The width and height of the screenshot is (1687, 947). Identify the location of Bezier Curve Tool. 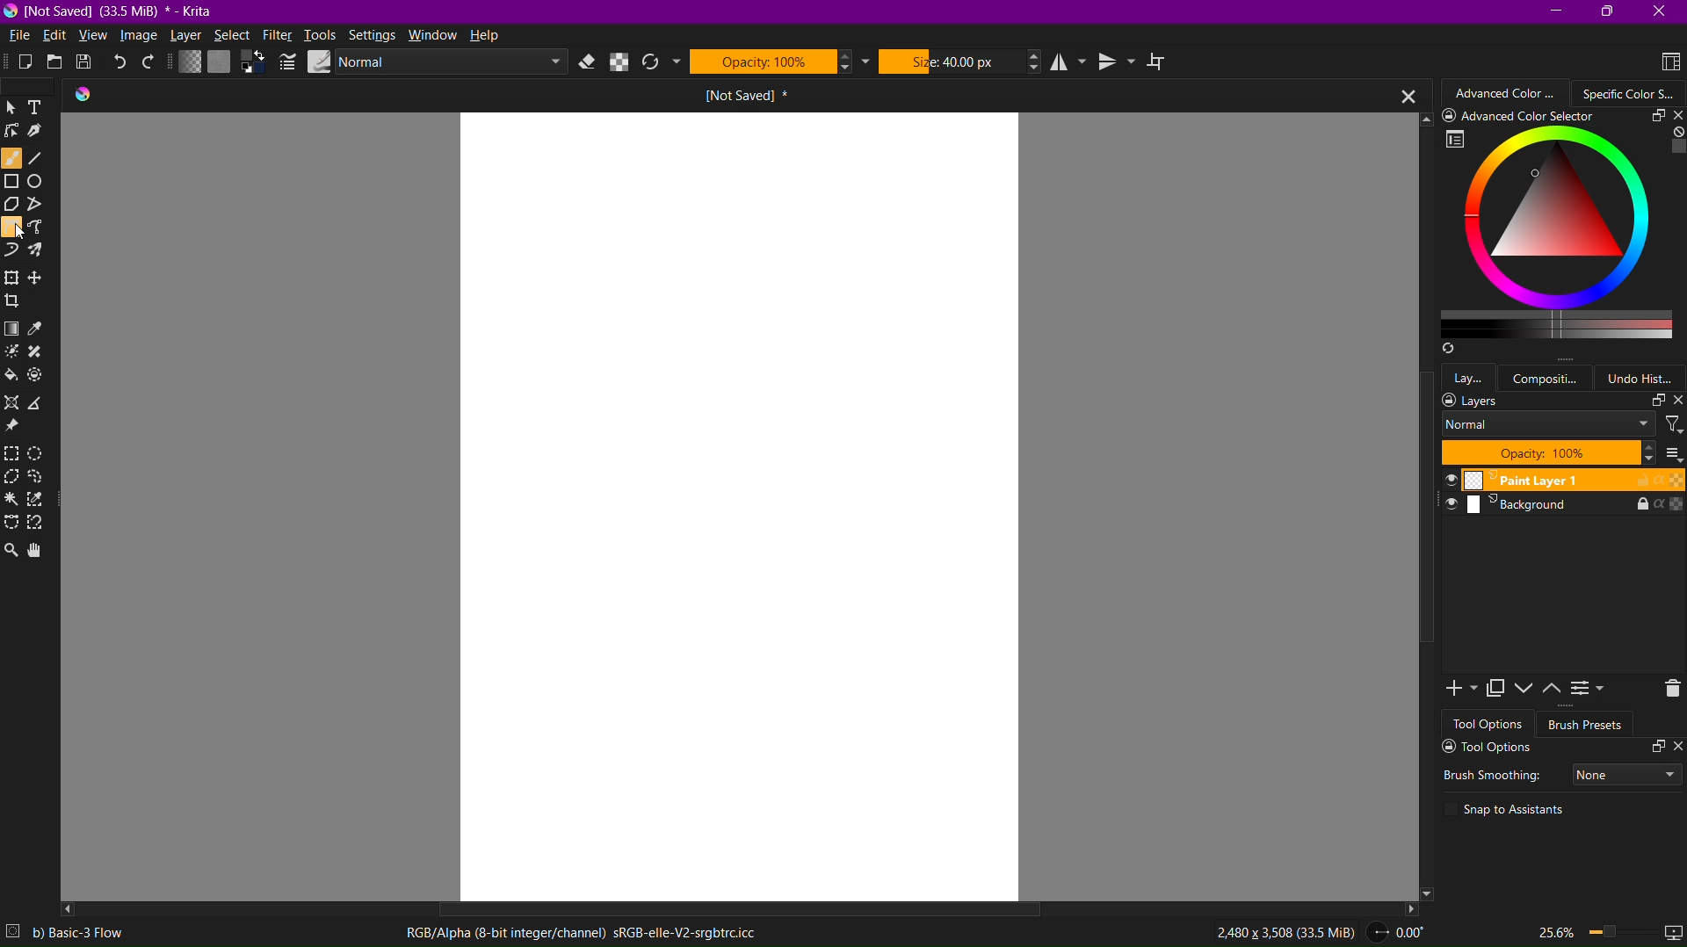
(11, 230).